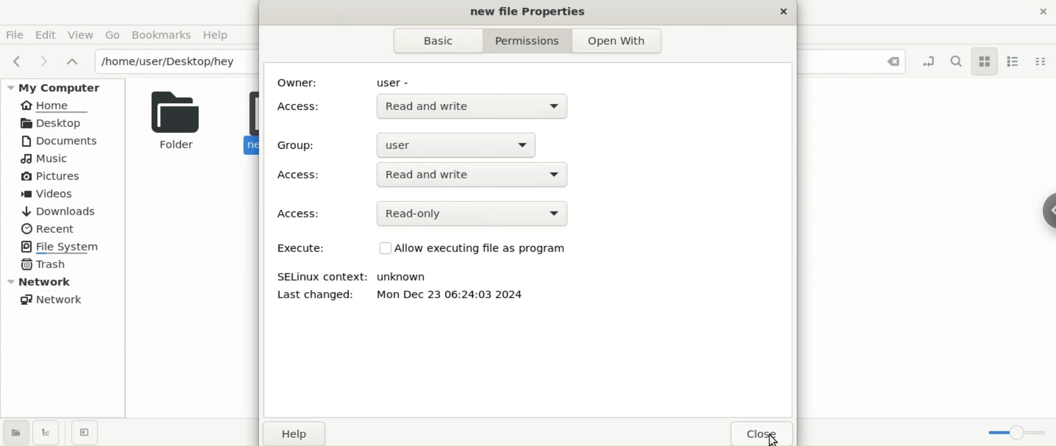  Describe the element at coordinates (48, 227) in the screenshot. I see `Recent` at that location.